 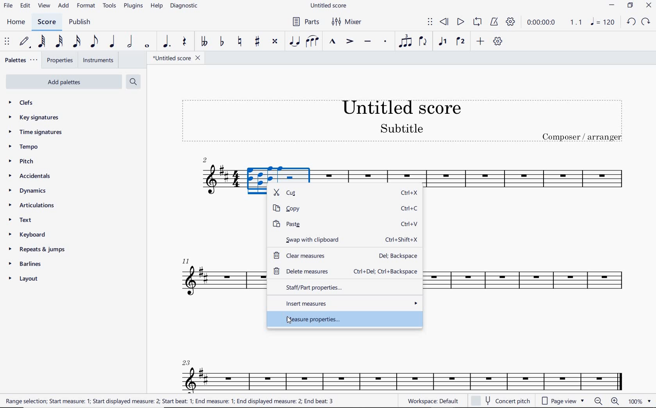 I want to click on cursor, so click(x=289, y=320).